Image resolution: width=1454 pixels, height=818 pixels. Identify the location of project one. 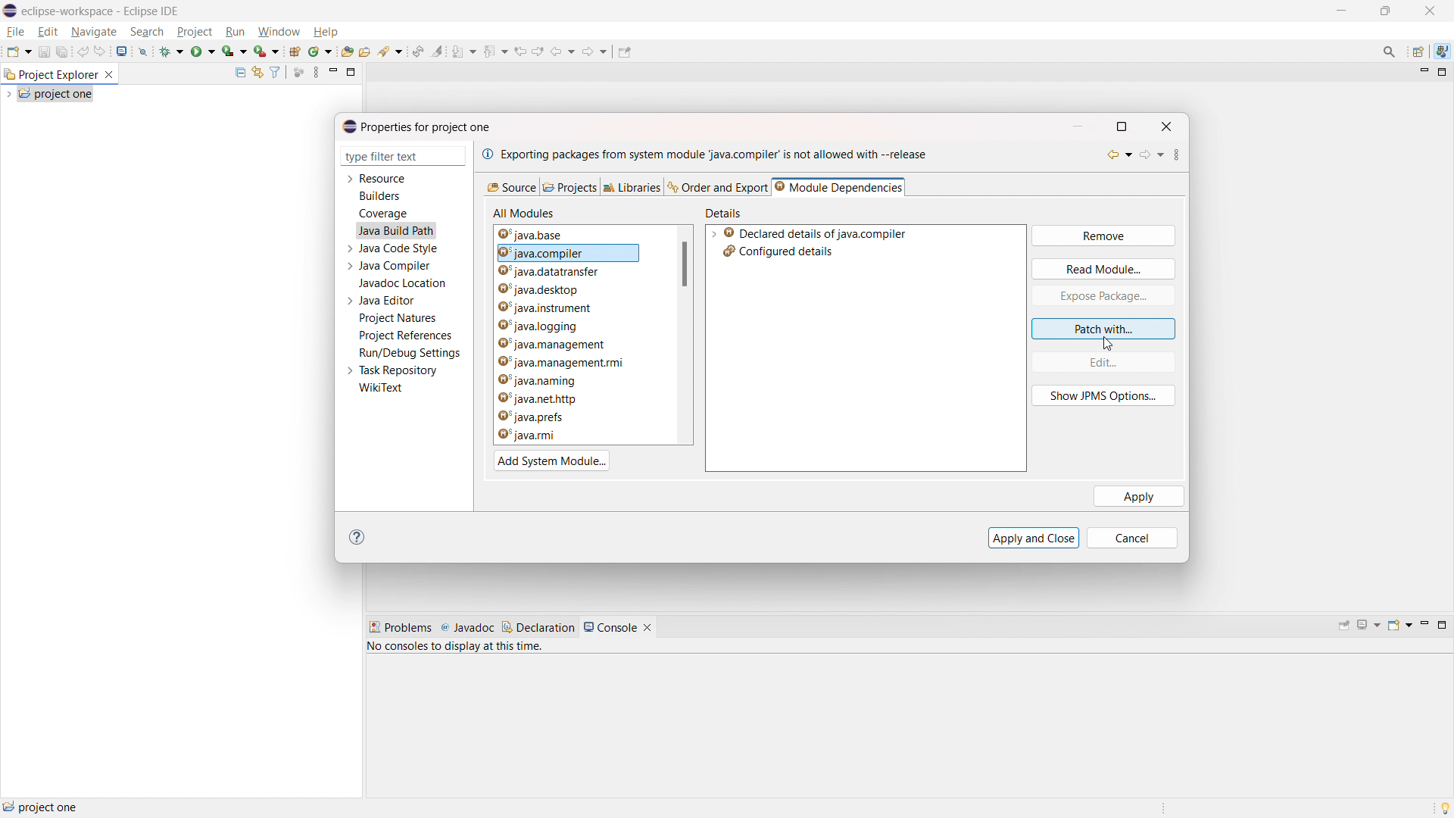
(42, 807).